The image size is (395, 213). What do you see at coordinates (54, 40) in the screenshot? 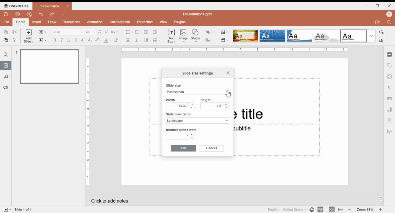
I see `bold` at bounding box center [54, 40].